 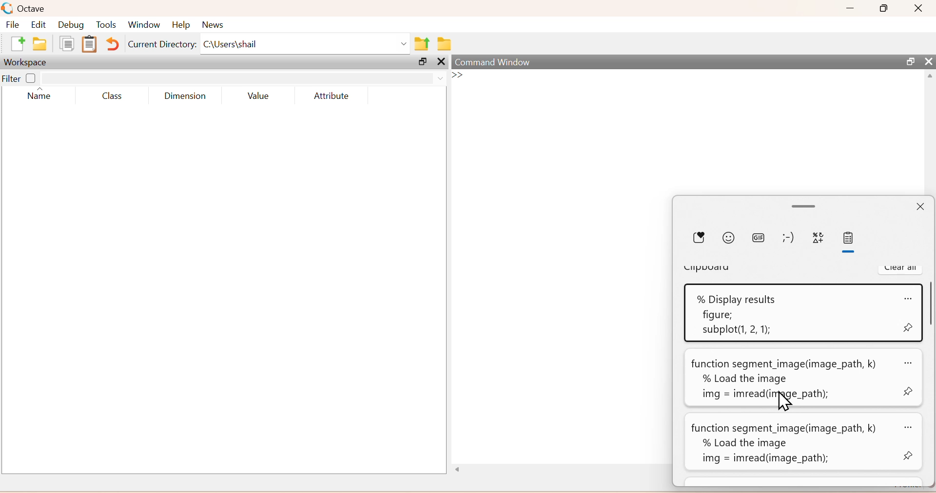 I want to click on Edit, so click(x=39, y=25).